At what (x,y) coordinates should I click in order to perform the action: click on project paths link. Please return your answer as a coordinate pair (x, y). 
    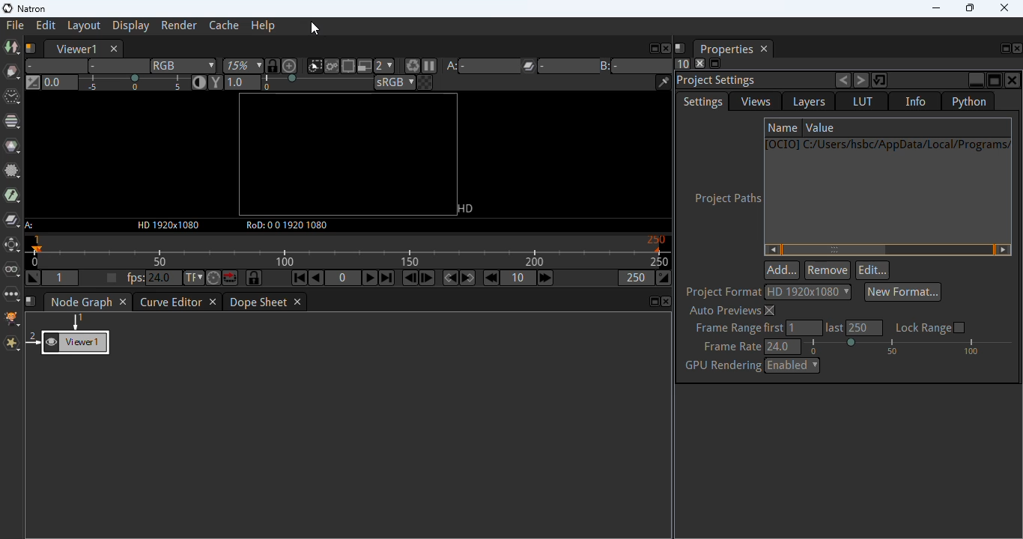
    Looking at the image, I should click on (889, 191).